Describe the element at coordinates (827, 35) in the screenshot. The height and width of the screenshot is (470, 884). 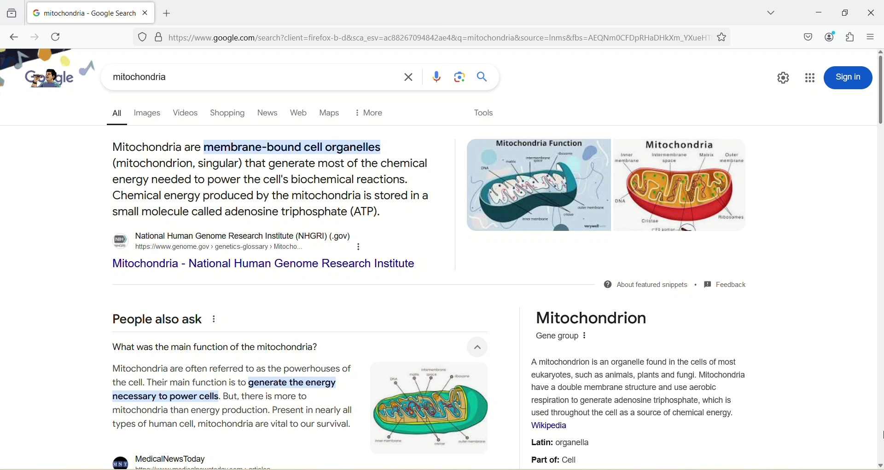
I see `account` at that location.